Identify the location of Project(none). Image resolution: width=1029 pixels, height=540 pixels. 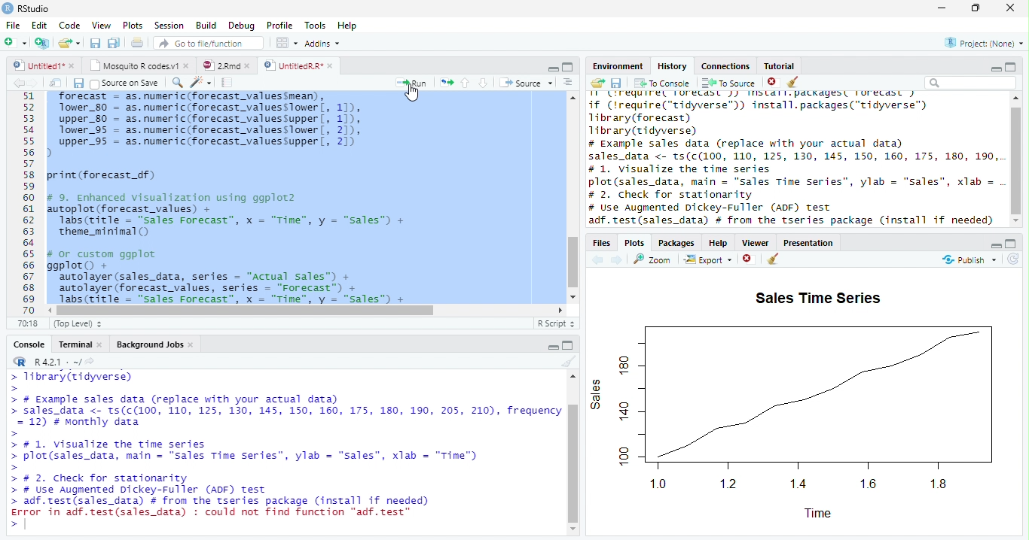
(983, 42).